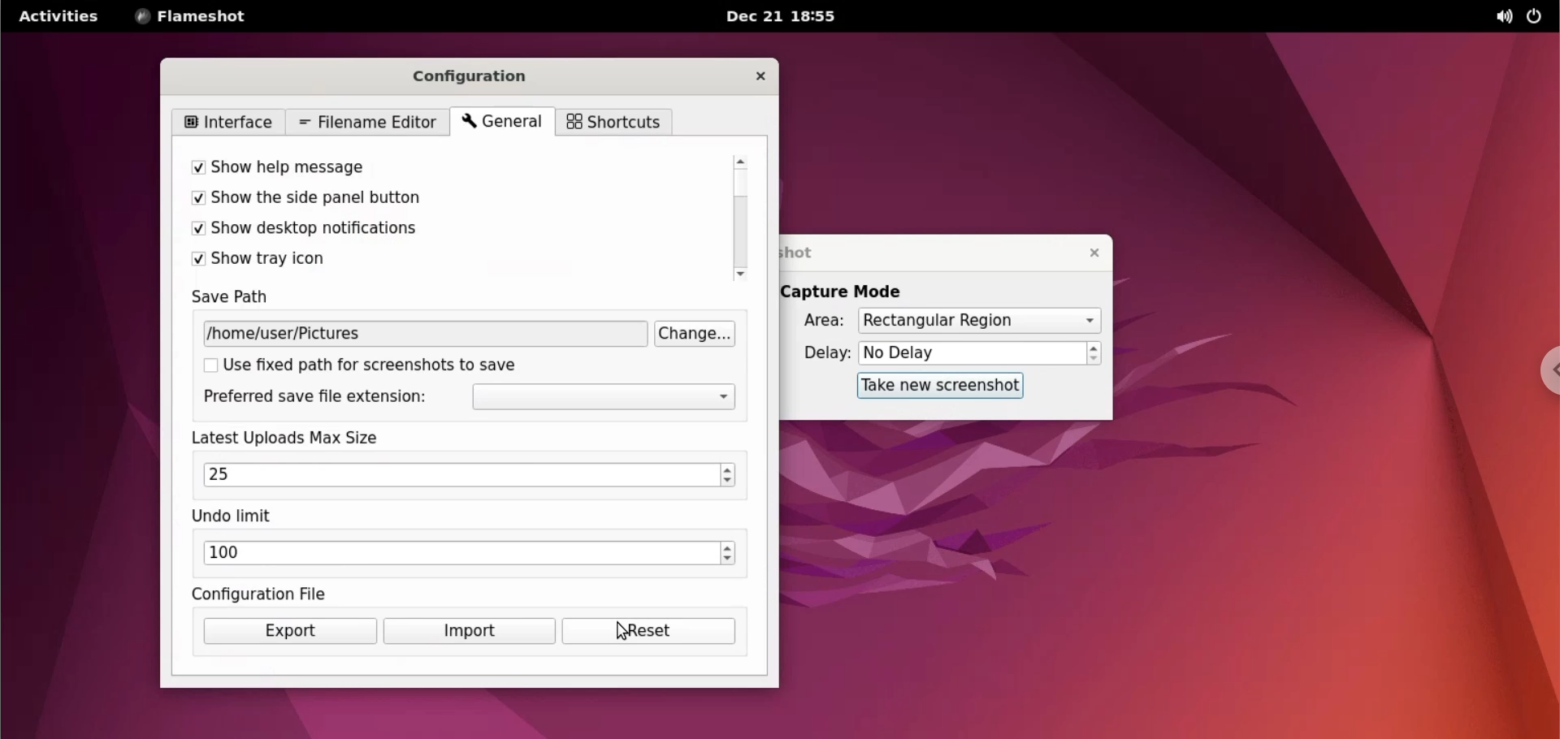 Image resolution: width=1560 pixels, height=739 pixels. I want to click on shortcuts, so click(612, 122).